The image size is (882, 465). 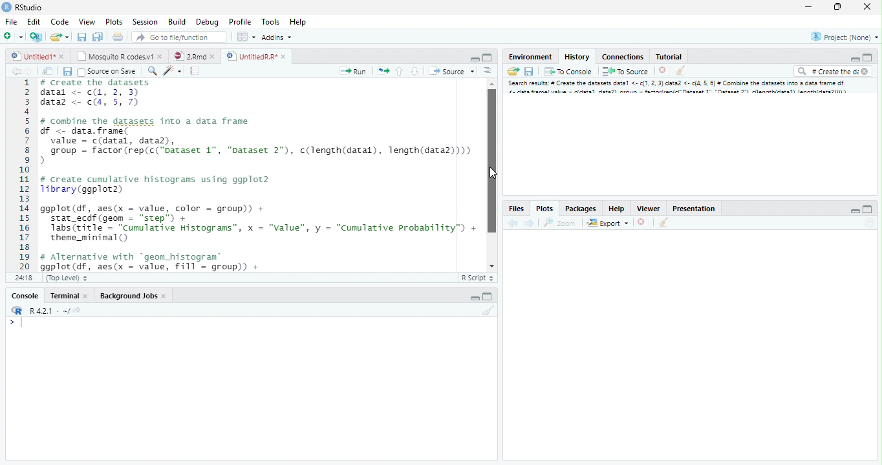 What do you see at coordinates (225, 22) in the screenshot?
I see `Debug` at bounding box center [225, 22].